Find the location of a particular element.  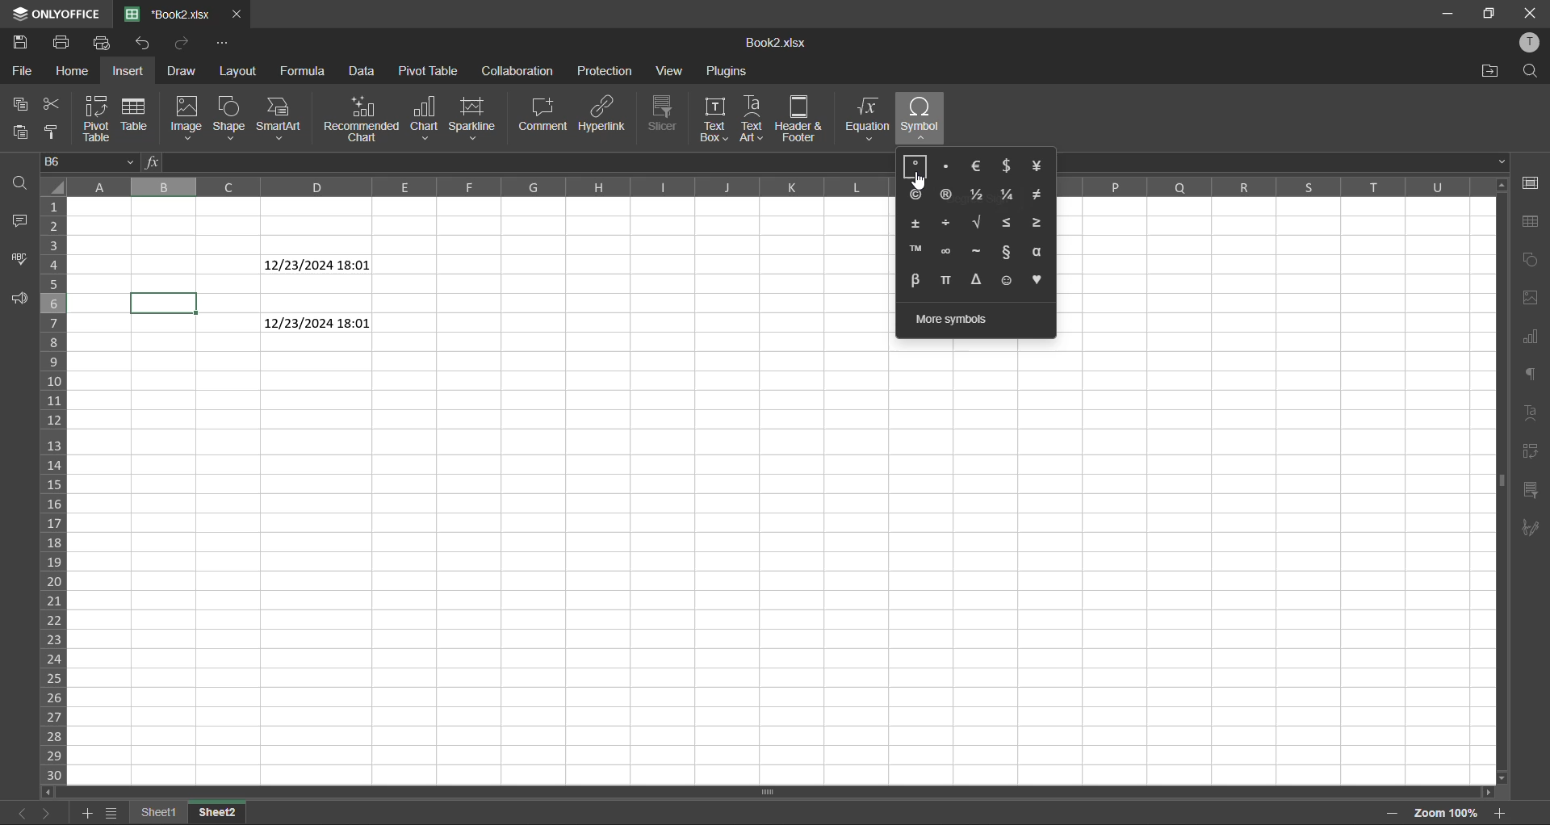

insert is located at coordinates (128, 73).